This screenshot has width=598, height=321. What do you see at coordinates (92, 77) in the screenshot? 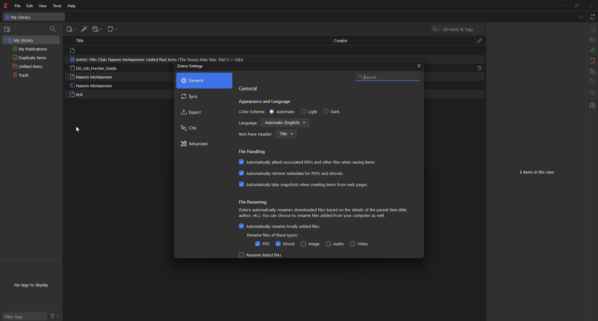
I see `Naeem Mohaiemen` at bounding box center [92, 77].